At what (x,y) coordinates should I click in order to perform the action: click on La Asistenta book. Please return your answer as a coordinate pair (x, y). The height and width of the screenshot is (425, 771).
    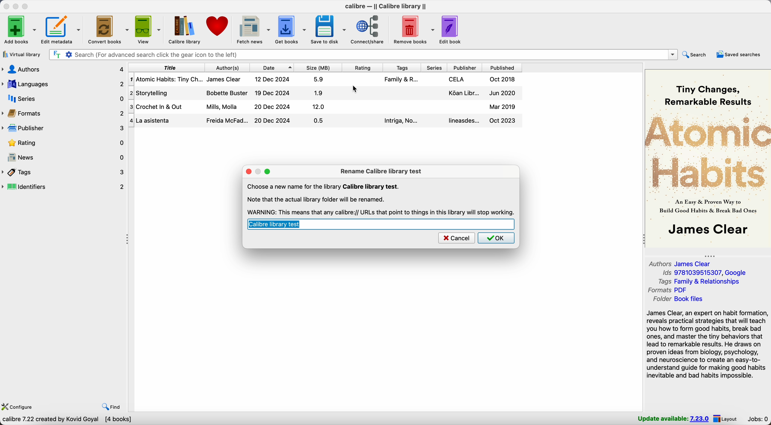
    Looking at the image, I should click on (326, 121).